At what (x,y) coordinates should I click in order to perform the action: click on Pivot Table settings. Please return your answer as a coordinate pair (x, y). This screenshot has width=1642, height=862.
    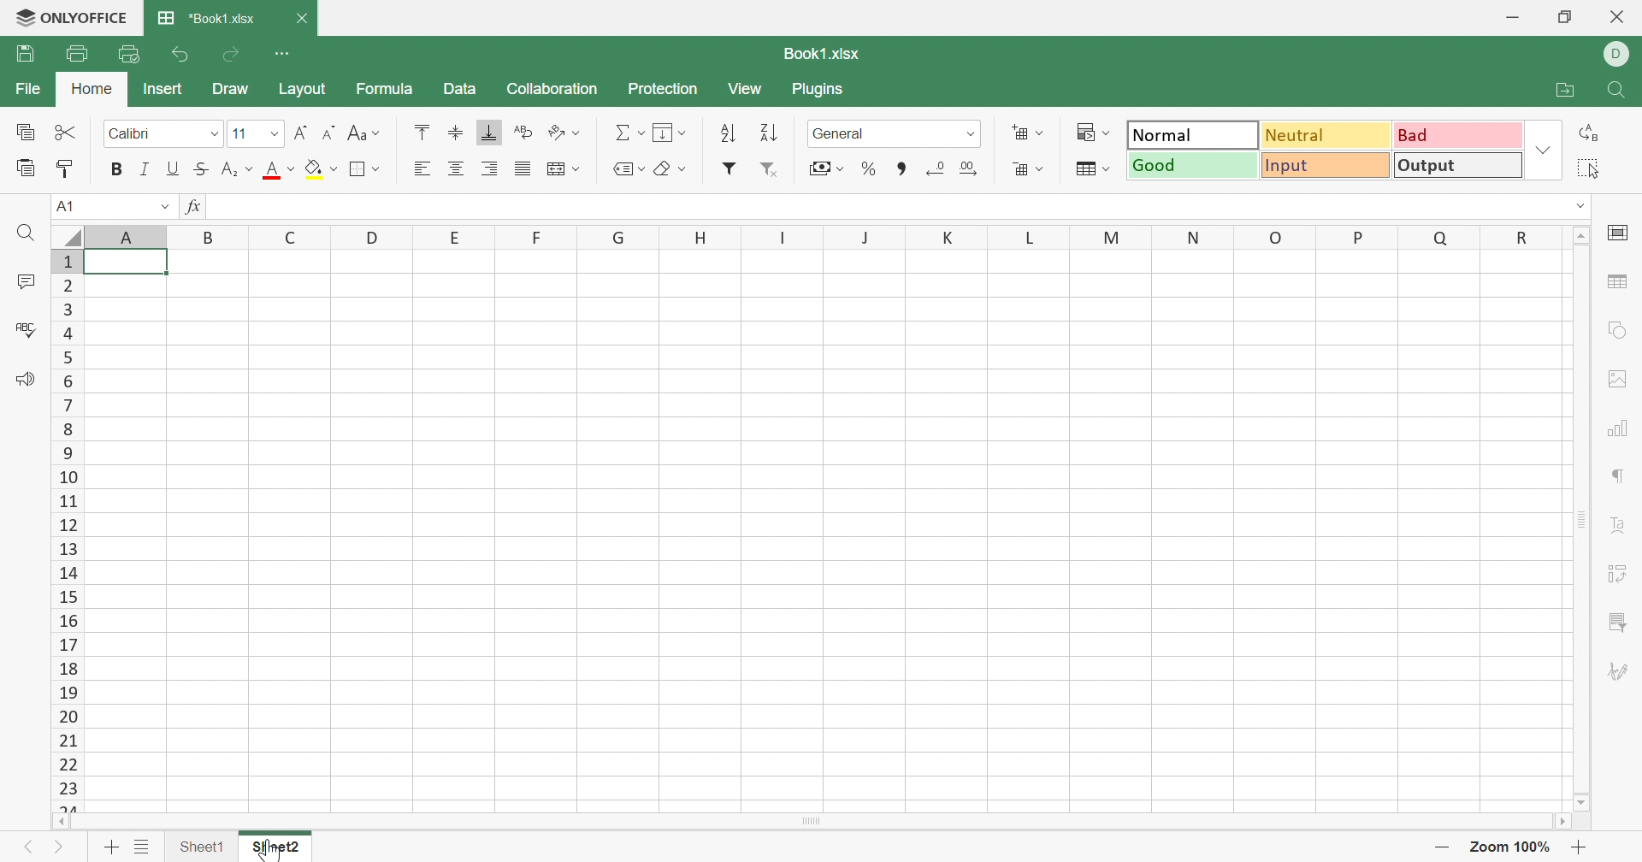
    Looking at the image, I should click on (1621, 574).